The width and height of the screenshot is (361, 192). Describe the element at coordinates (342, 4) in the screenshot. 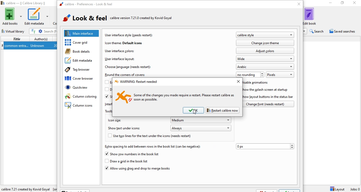

I see `Restore` at that location.